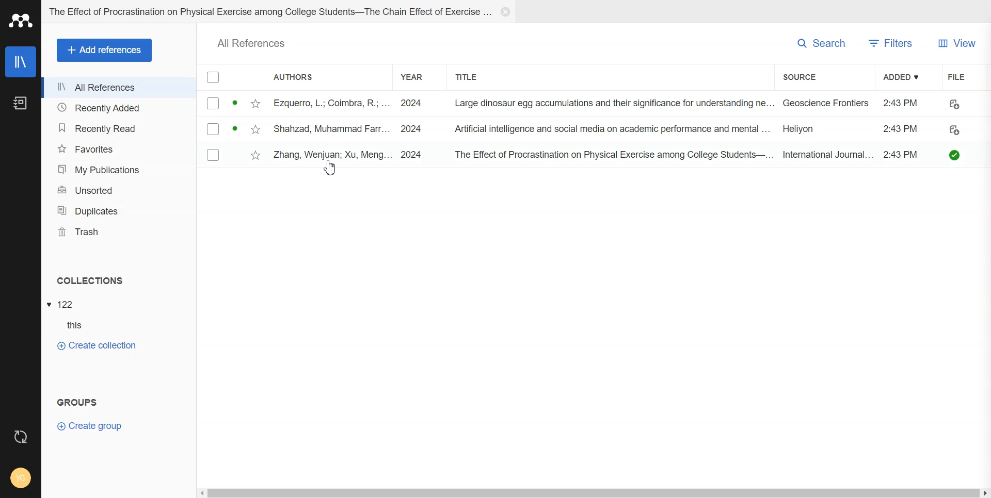 The image size is (991, 498). Describe the element at coordinates (235, 101) in the screenshot. I see `Active` at that location.